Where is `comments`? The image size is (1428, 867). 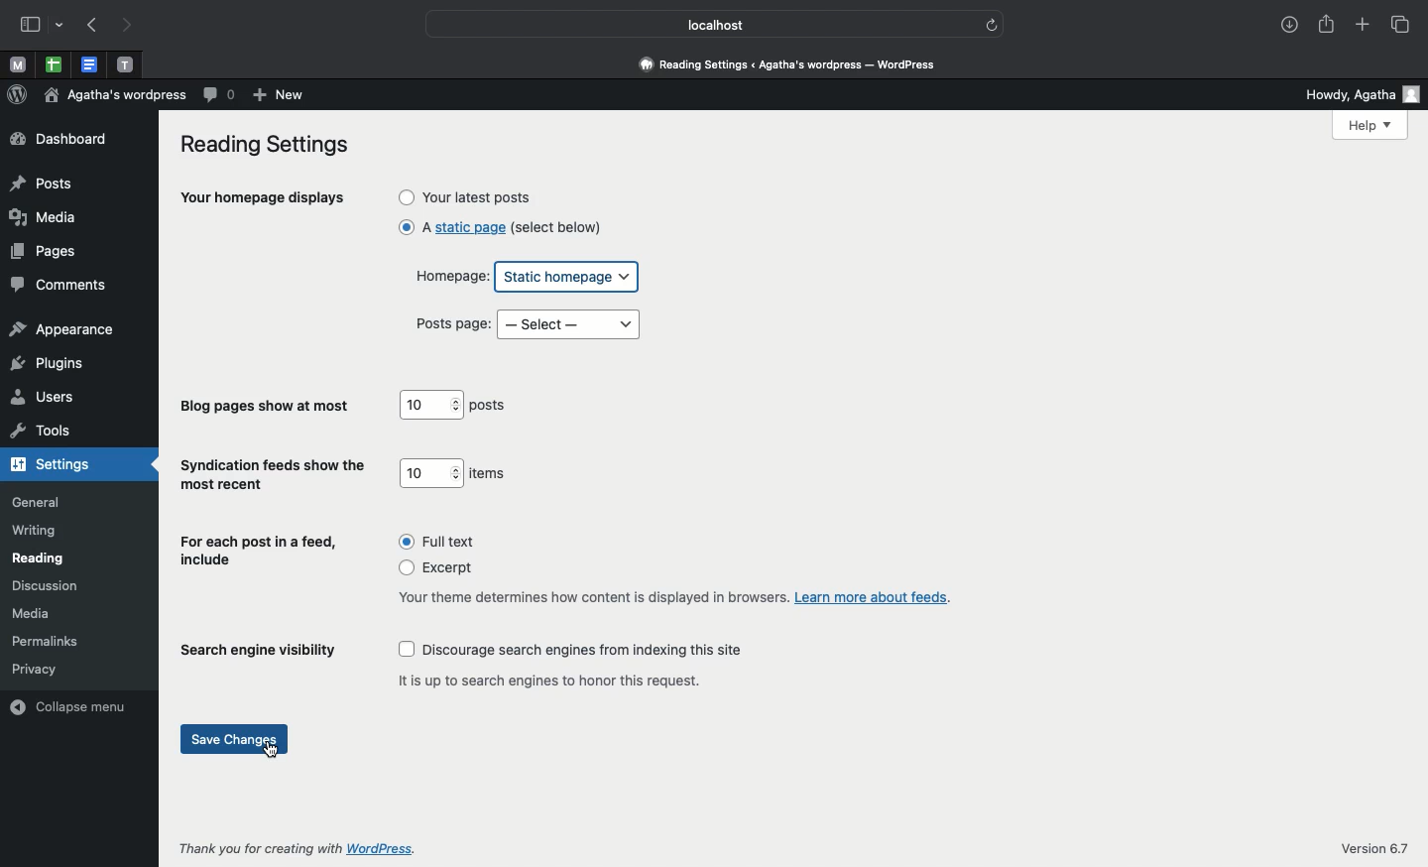 comments is located at coordinates (59, 286).